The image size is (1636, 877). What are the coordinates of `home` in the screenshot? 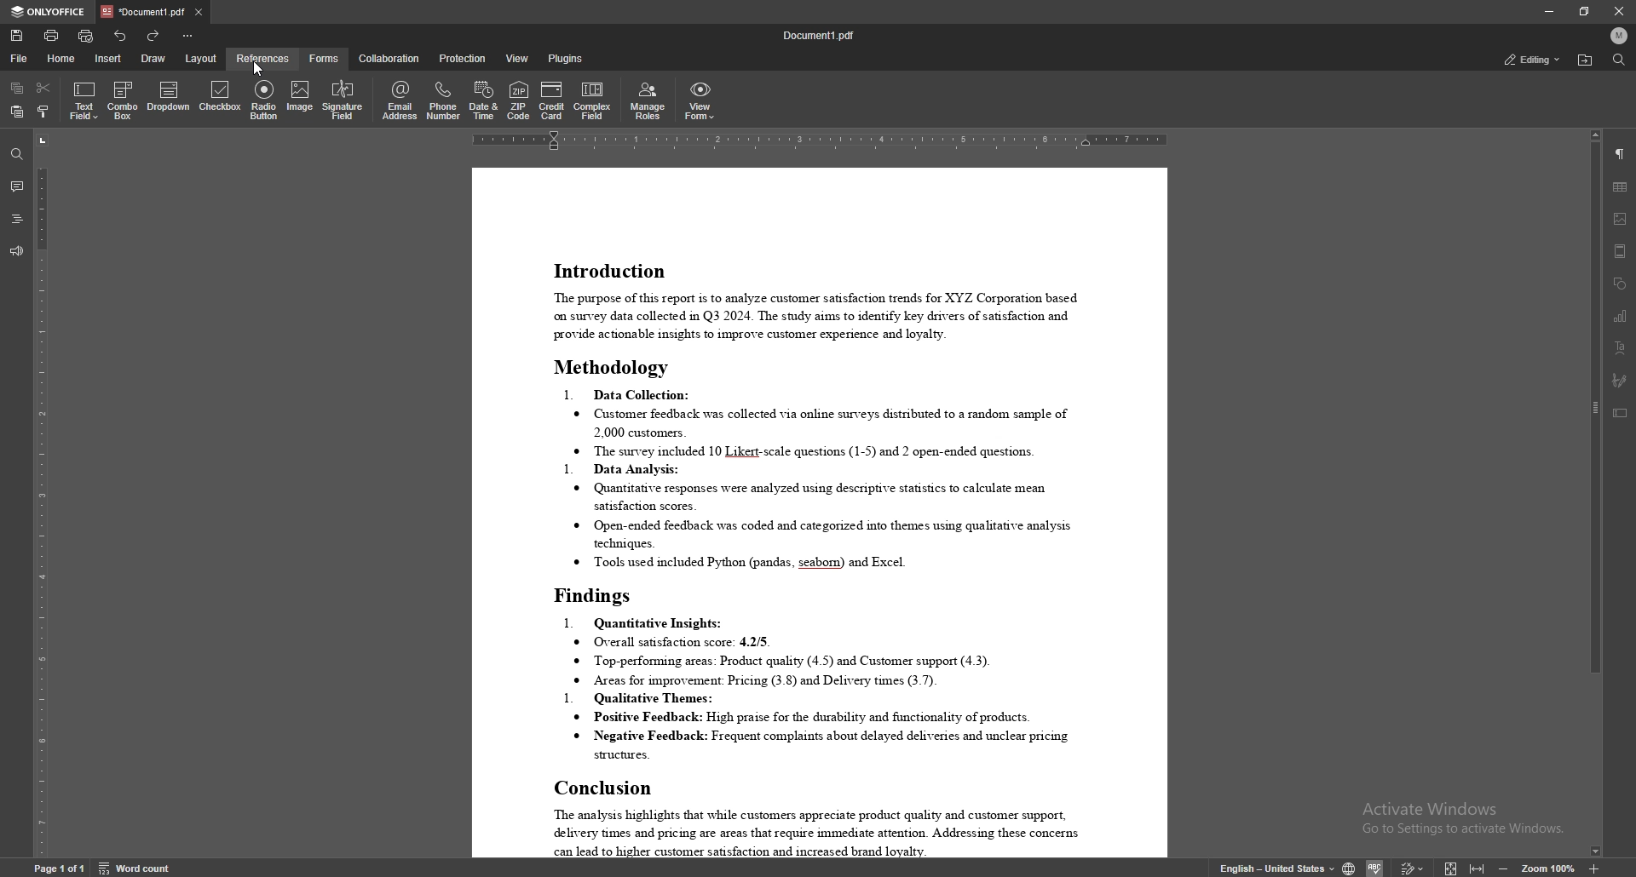 It's located at (60, 59).